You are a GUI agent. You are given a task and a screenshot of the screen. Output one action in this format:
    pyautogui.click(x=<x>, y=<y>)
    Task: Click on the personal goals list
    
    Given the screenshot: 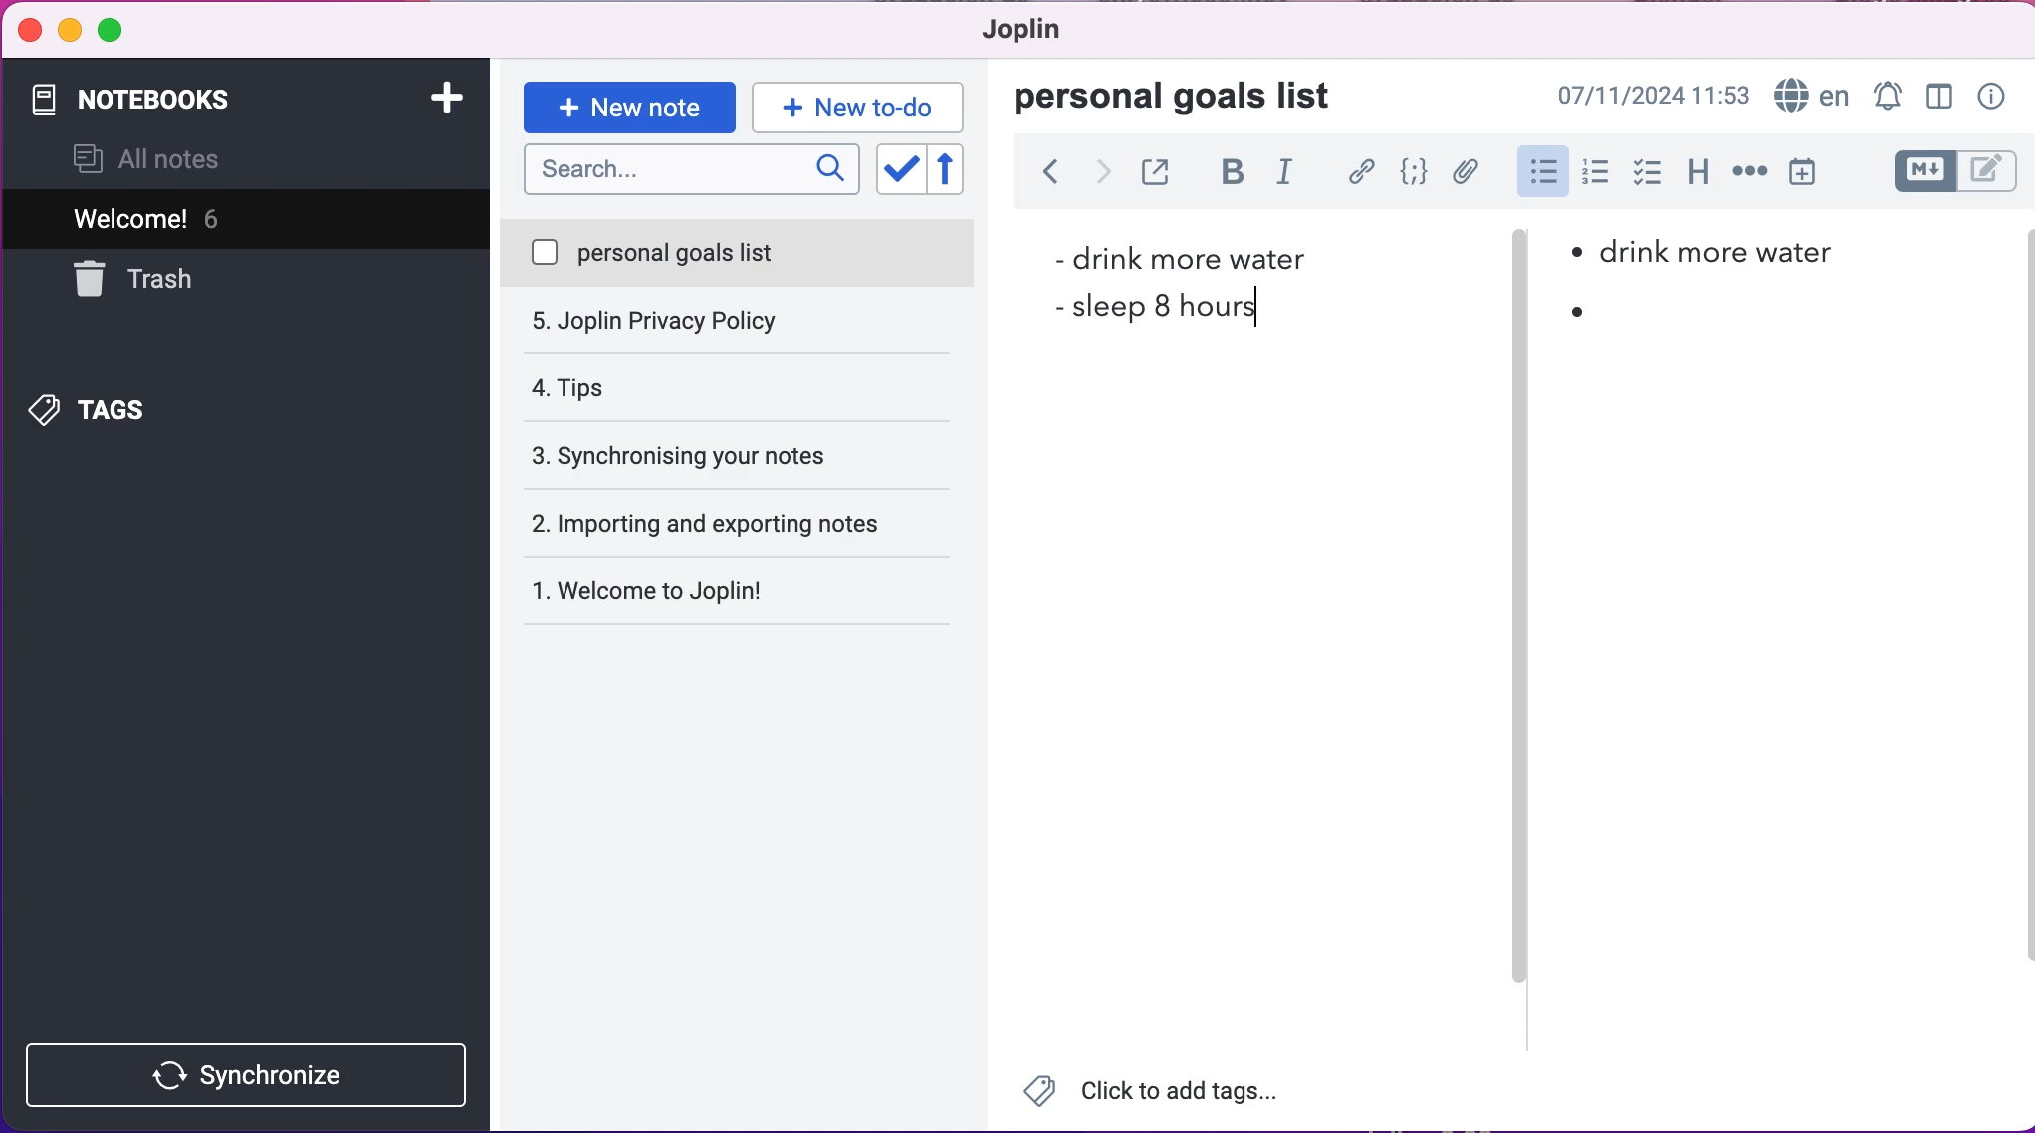 What is the action you would take?
    pyautogui.click(x=1187, y=98)
    